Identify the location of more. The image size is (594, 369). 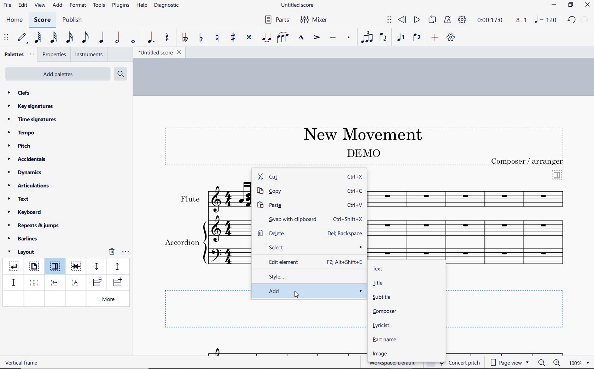
(110, 300).